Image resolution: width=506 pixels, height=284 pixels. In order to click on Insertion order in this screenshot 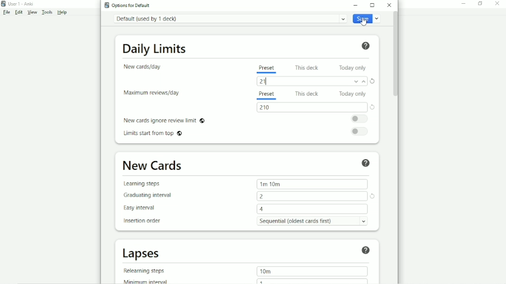, I will do `click(143, 221)`.